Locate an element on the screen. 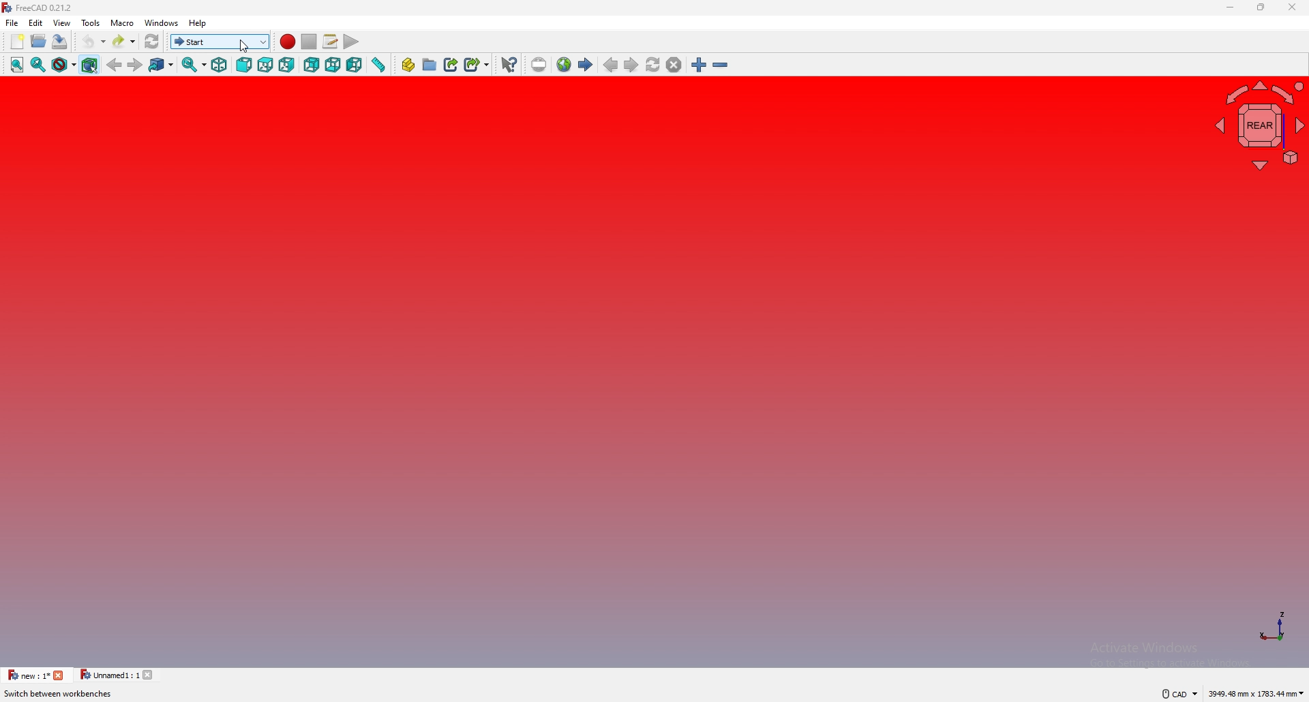 This screenshot has height=702, width=1309. whats this? is located at coordinates (509, 65).